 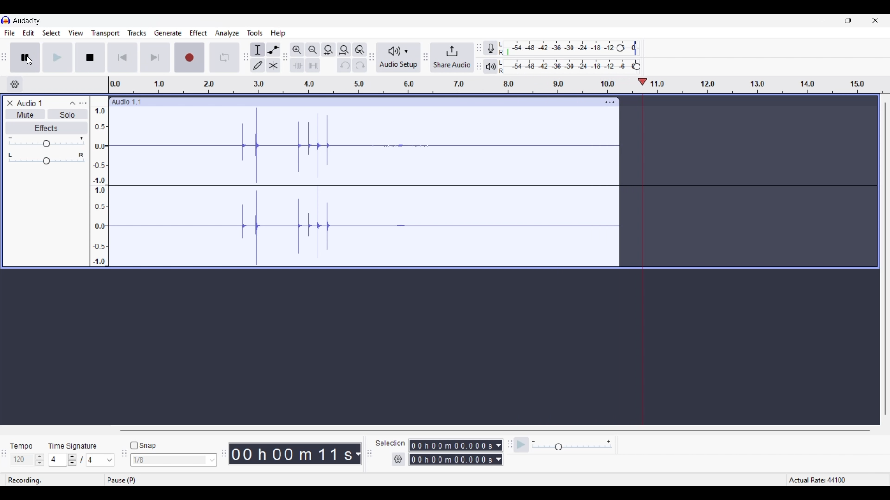 What do you see at coordinates (10, 138) in the screenshot?
I see `Minimum gain` at bounding box center [10, 138].